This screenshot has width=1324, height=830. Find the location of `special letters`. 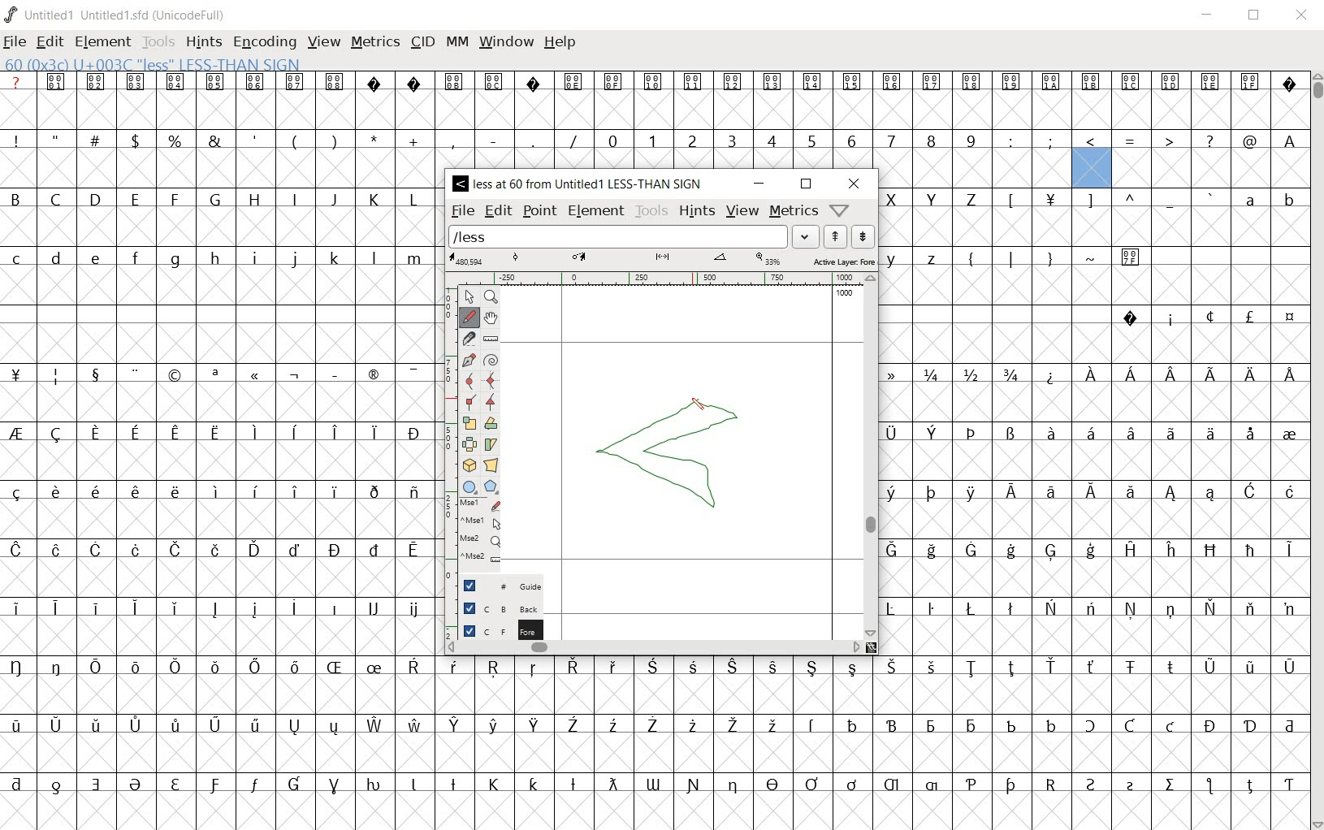

special letters is located at coordinates (221, 550).